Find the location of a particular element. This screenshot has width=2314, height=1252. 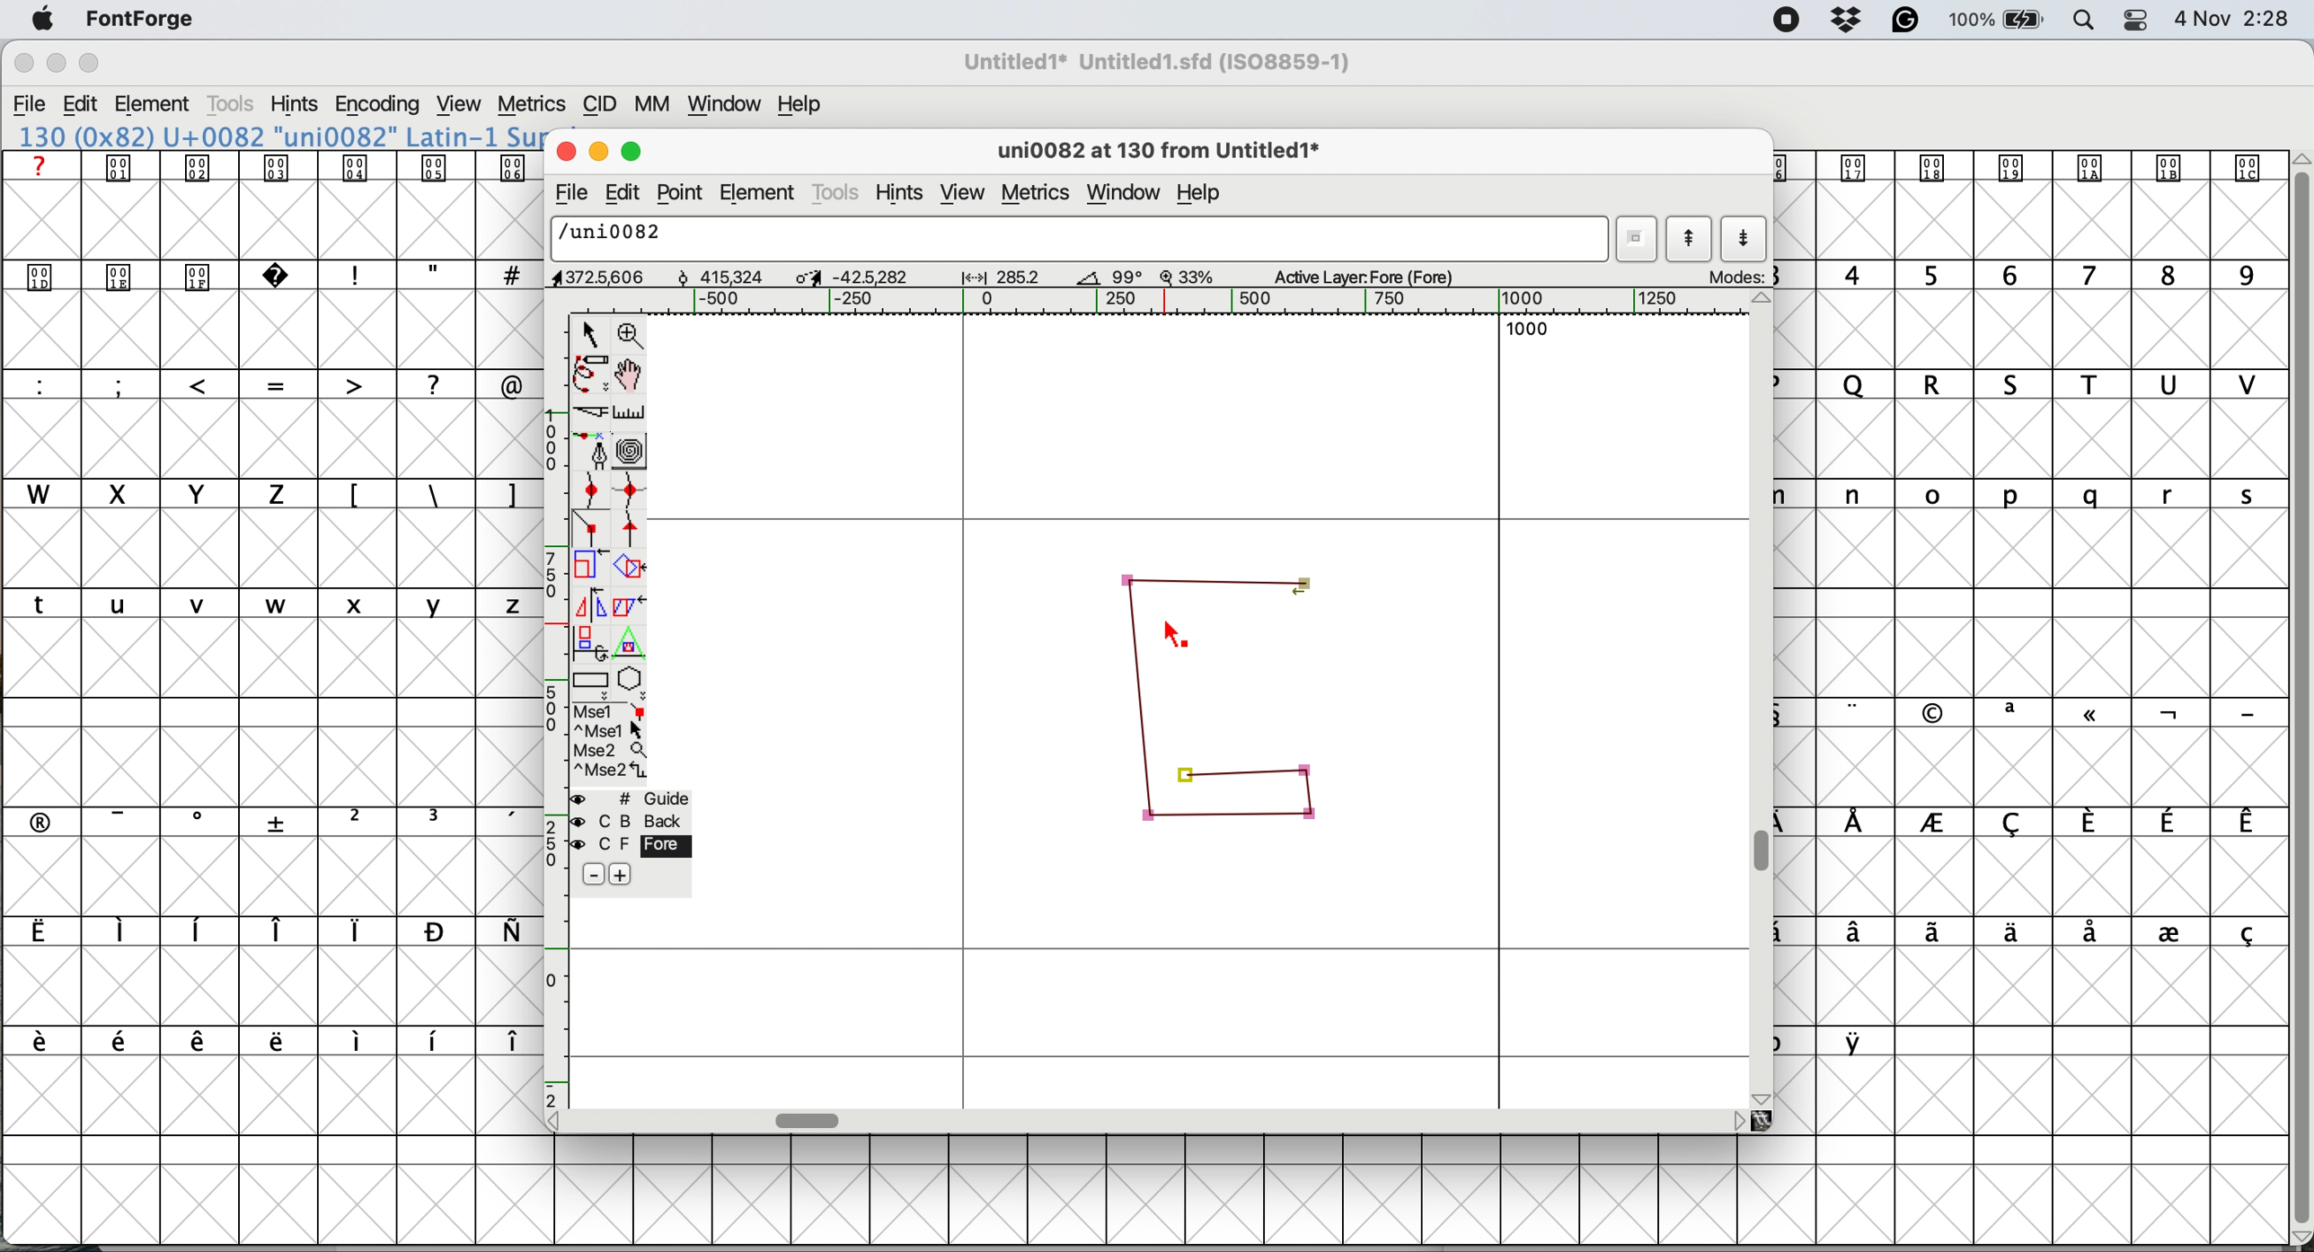

symbols is located at coordinates (433, 496).